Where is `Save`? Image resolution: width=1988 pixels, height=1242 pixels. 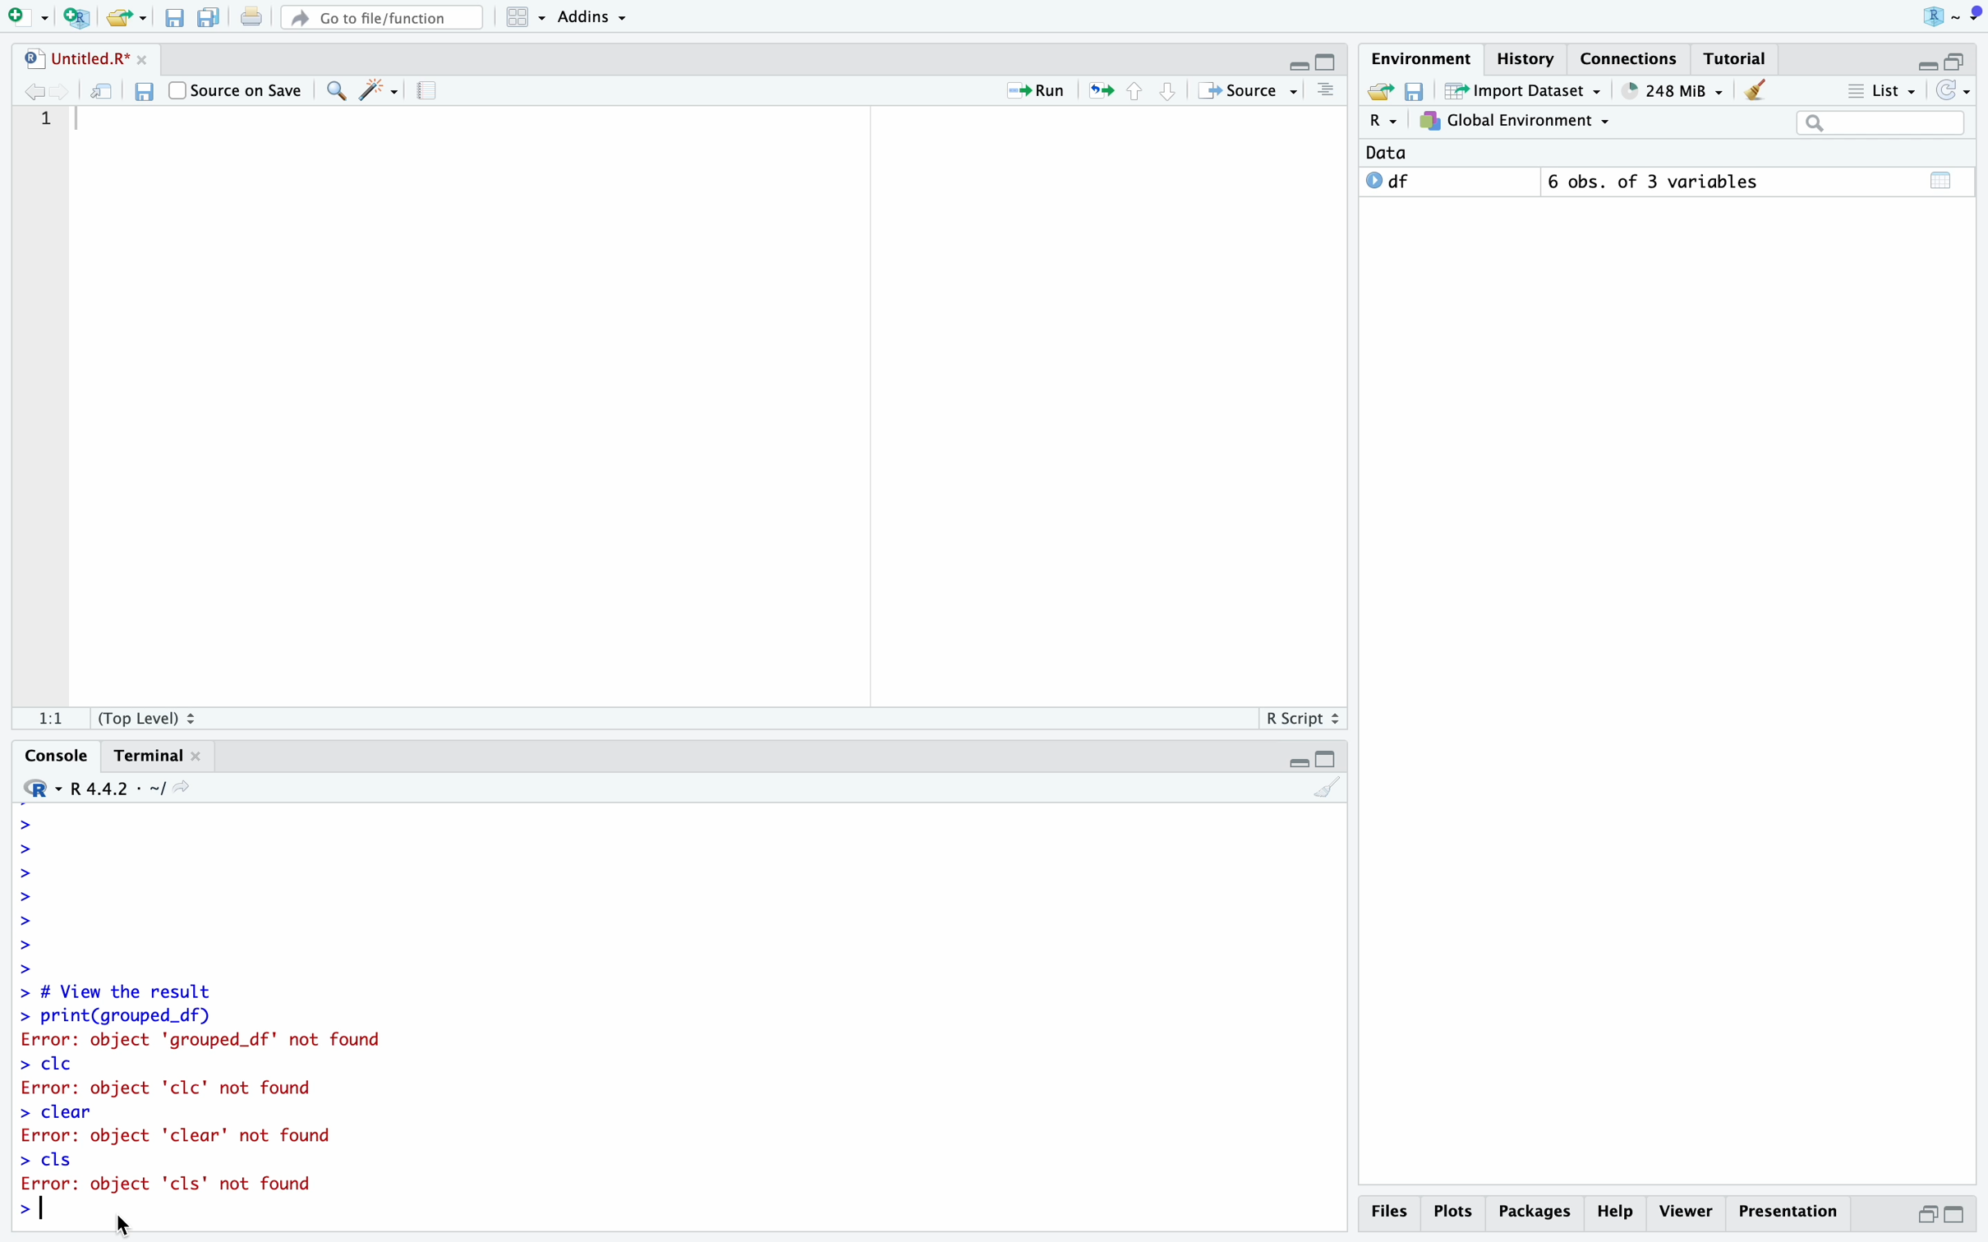 Save is located at coordinates (1420, 90).